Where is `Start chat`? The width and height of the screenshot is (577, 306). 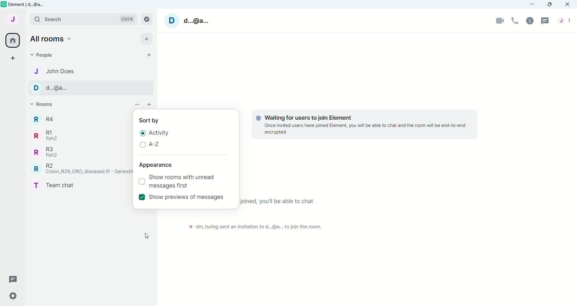 Start chat is located at coordinates (149, 55).